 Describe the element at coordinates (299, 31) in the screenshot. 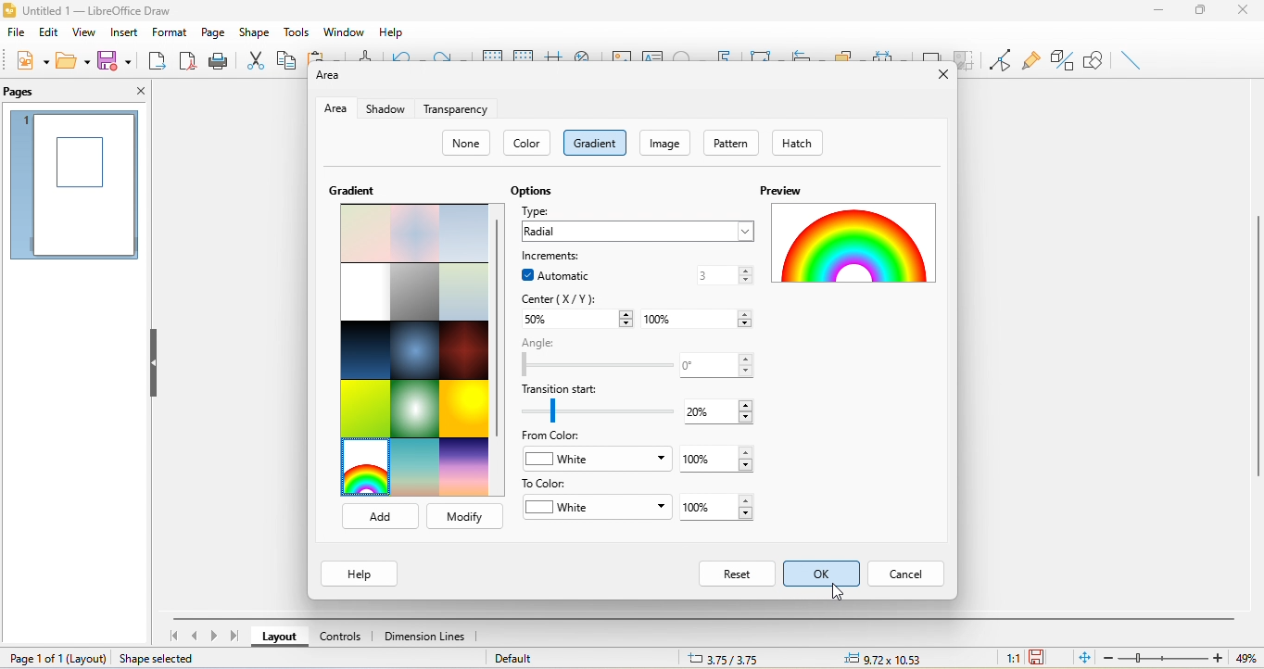

I see `tools` at that location.